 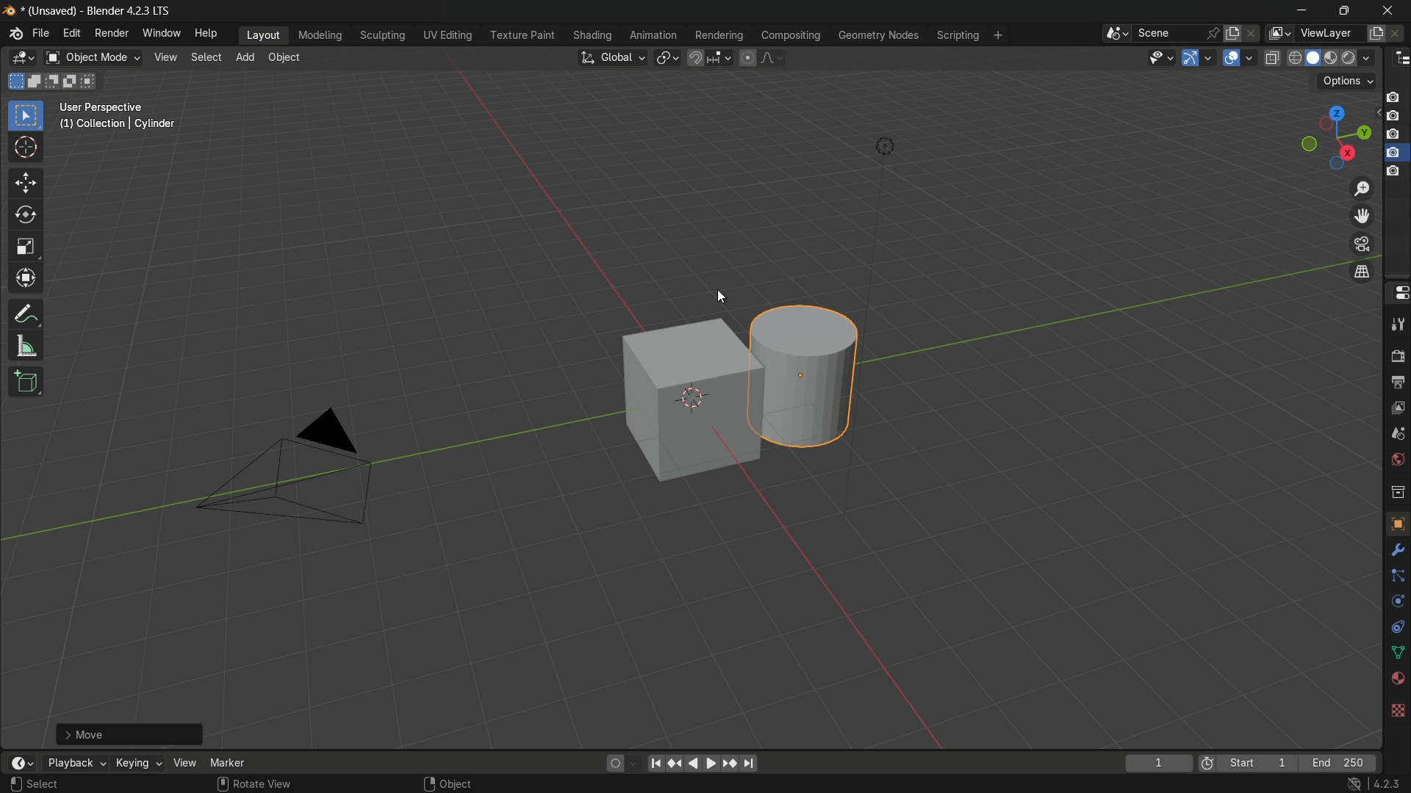 I want to click on gizmos, so click(x=1207, y=57).